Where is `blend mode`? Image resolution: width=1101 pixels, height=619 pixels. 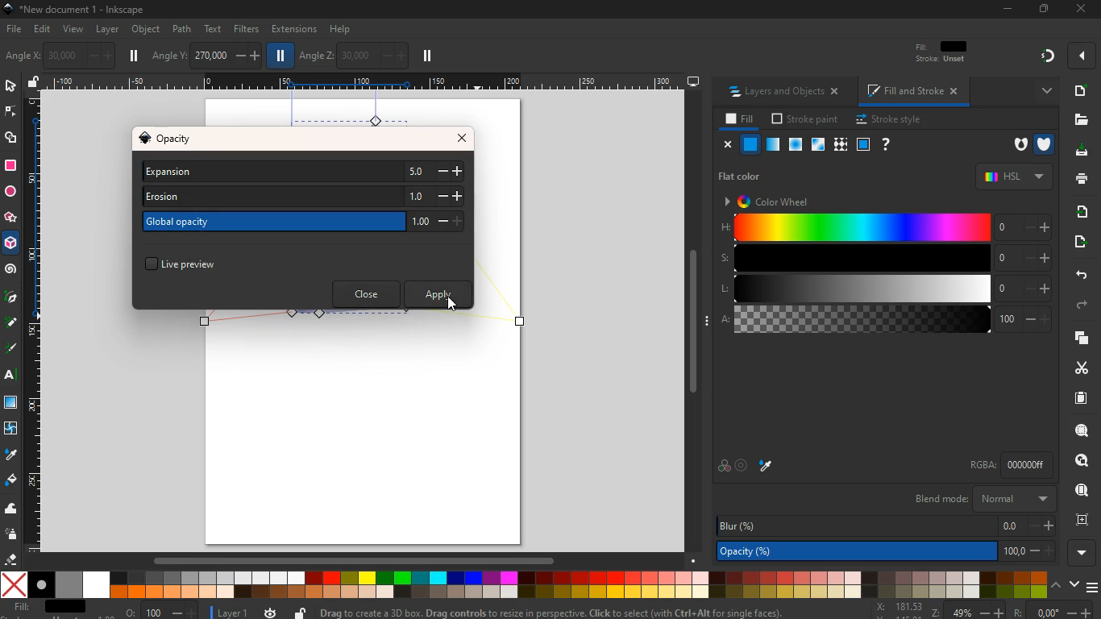 blend mode is located at coordinates (982, 500).